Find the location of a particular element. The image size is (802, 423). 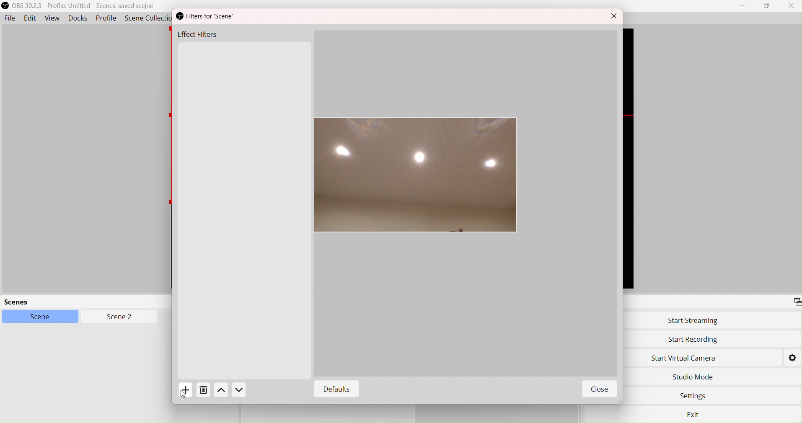

Settings is located at coordinates (792, 357).